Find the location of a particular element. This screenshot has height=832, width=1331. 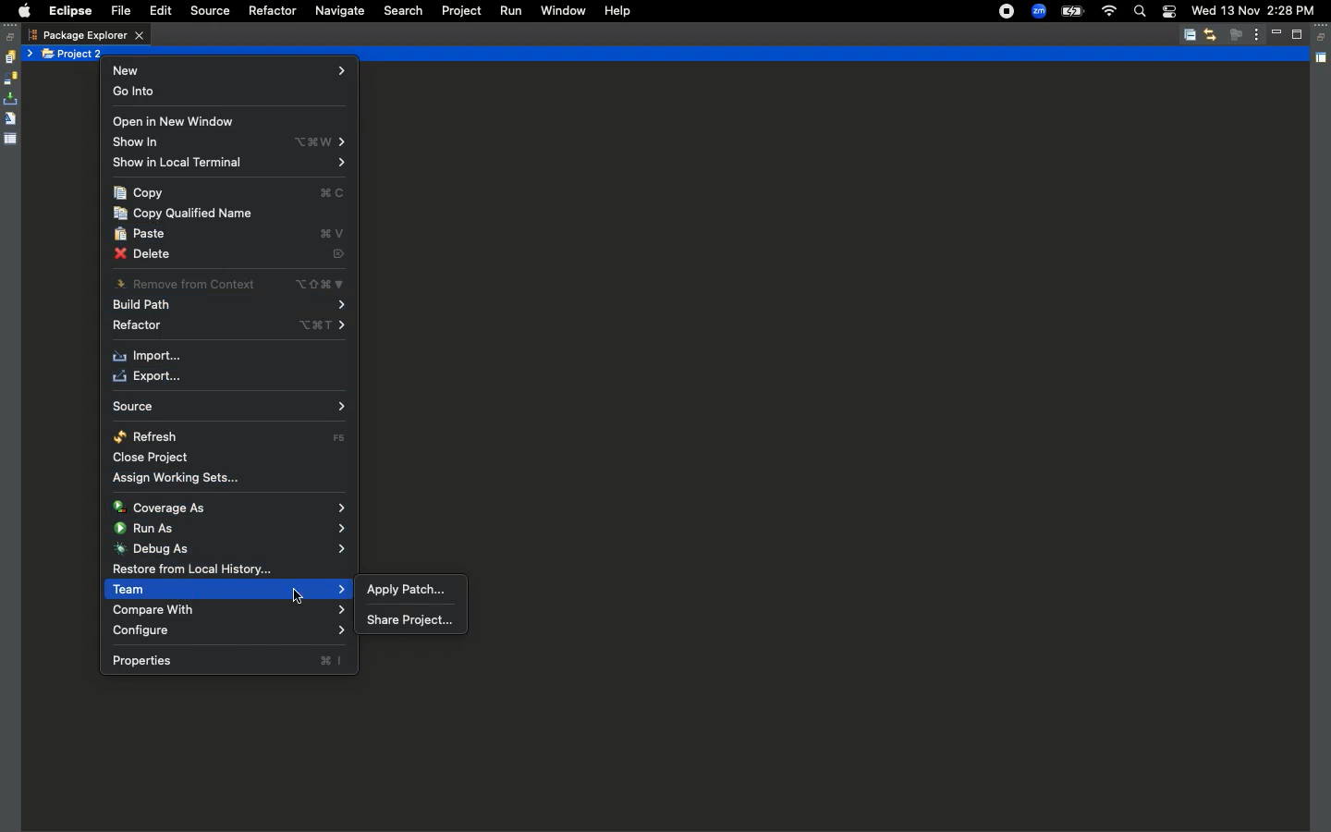

Restore is located at coordinates (1323, 38).